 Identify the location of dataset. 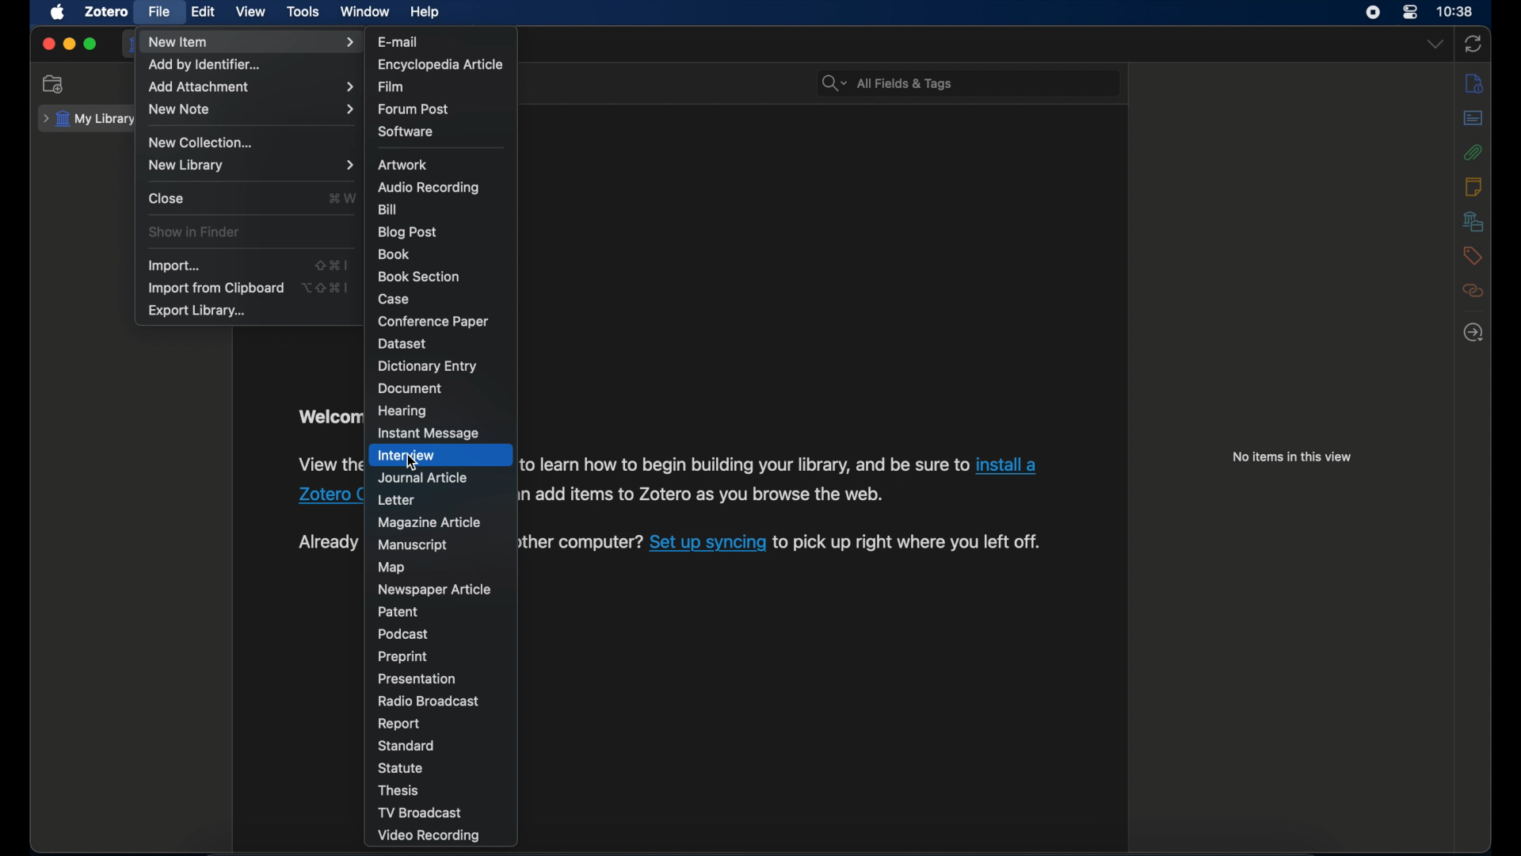
(405, 344).